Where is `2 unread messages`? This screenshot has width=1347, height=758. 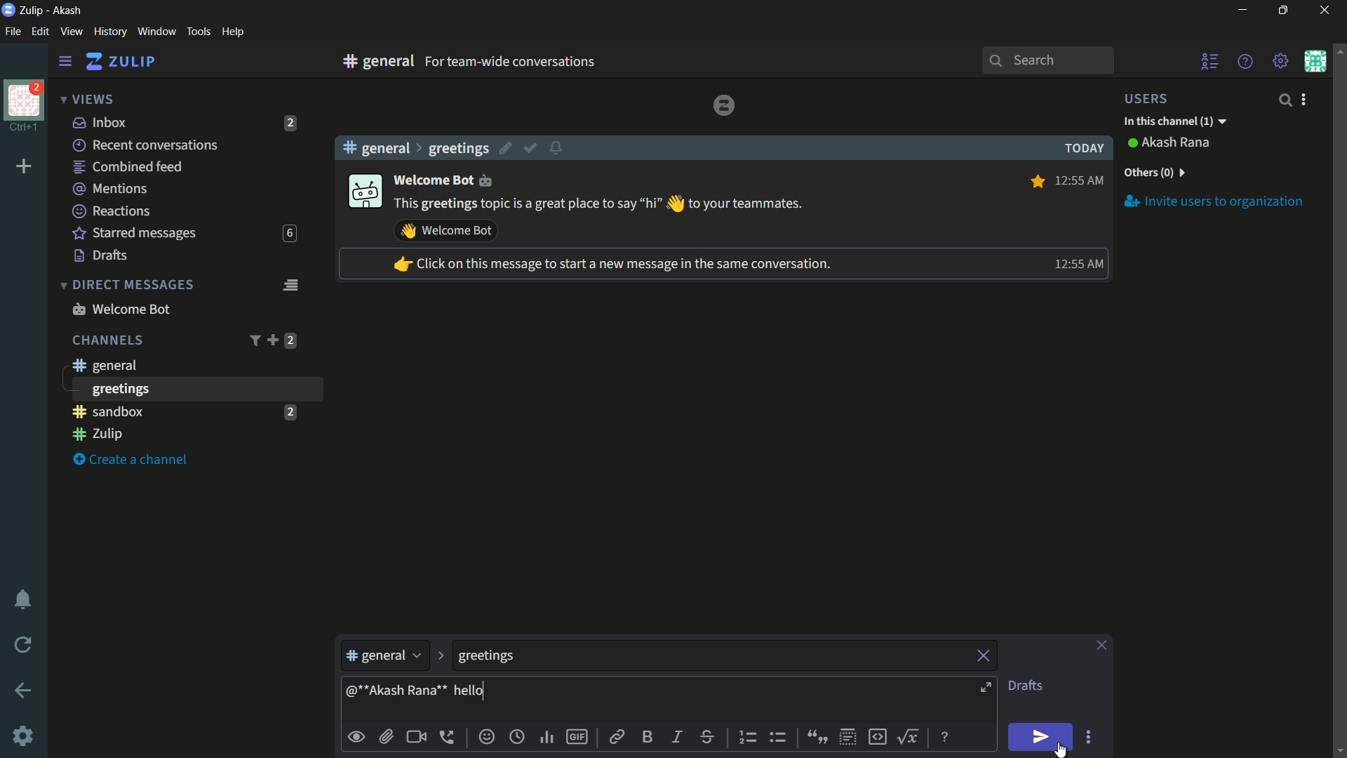
2 unread messages is located at coordinates (290, 340).